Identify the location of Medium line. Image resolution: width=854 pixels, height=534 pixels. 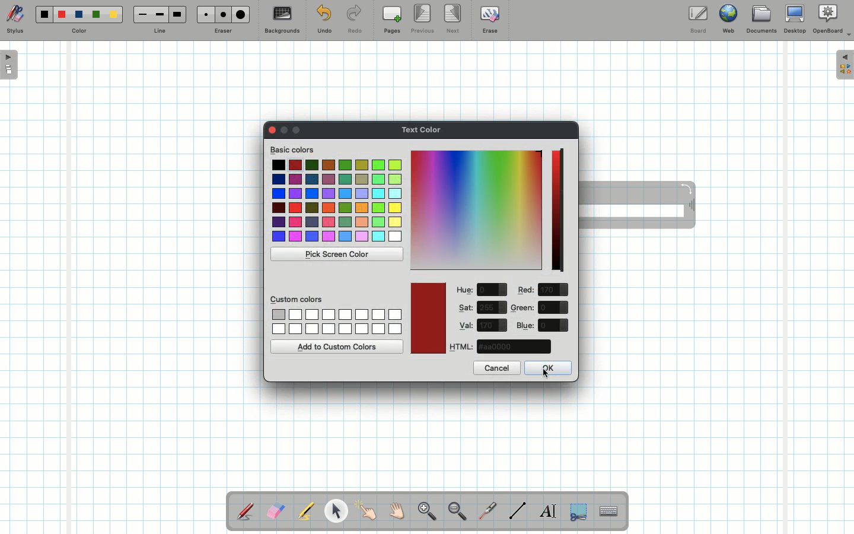
(160, 14).